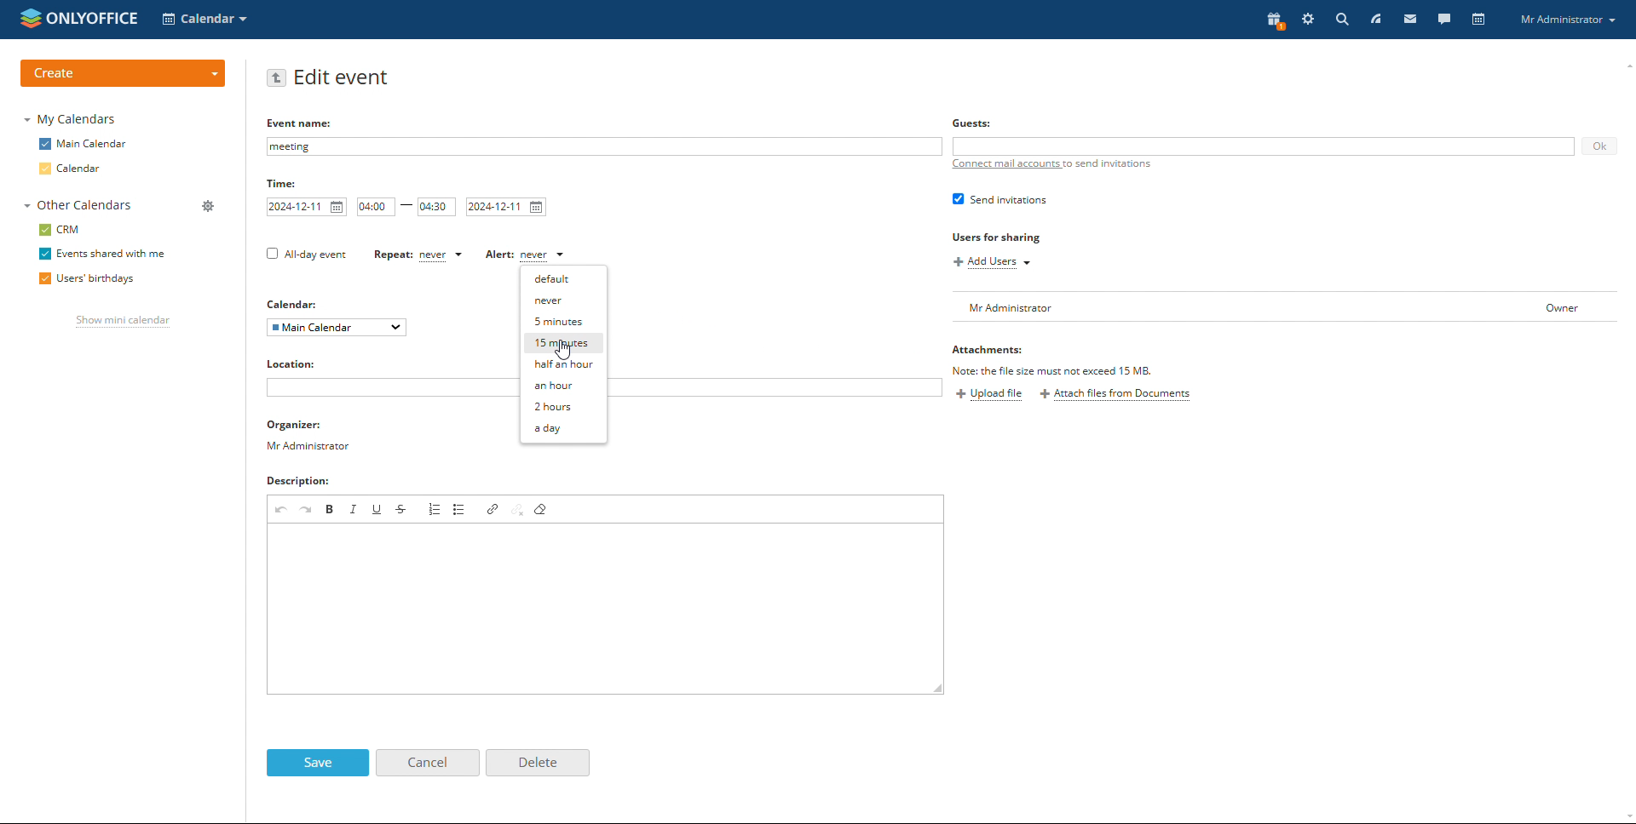  Describe the element at coordinates (1057, 370) in the screenshot. I see `note: the file must not exceed 15 mB` at that location.